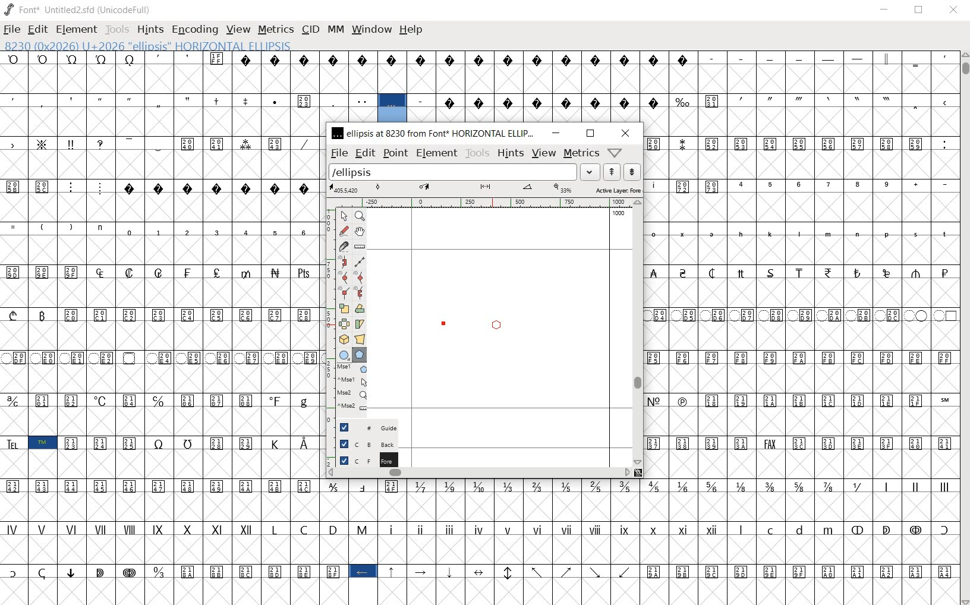 Image resolution: width=970 pixels, height=605 pixels. What do you see at coordinates (625, 133) in the screenshot?
I see `close` at bounding box center [625, 133].